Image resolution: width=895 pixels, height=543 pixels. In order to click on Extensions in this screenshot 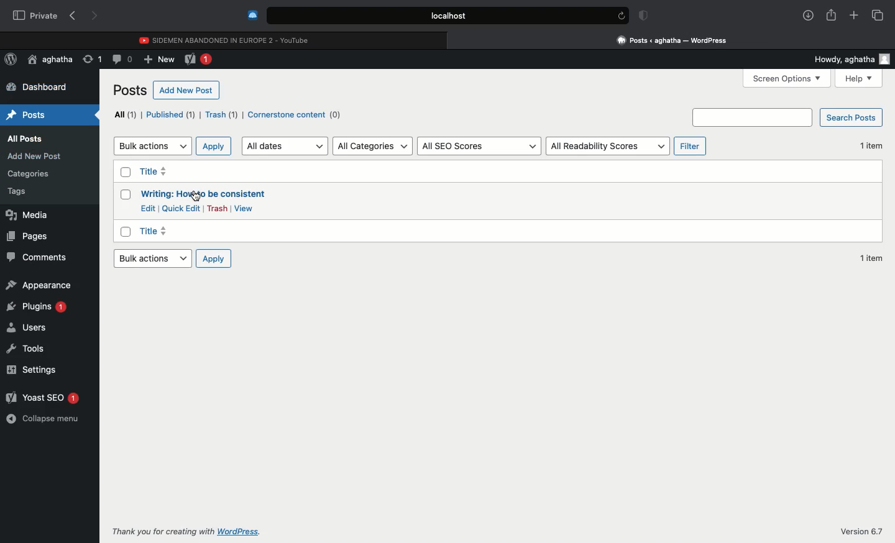, I will do `click(251, 15)`.